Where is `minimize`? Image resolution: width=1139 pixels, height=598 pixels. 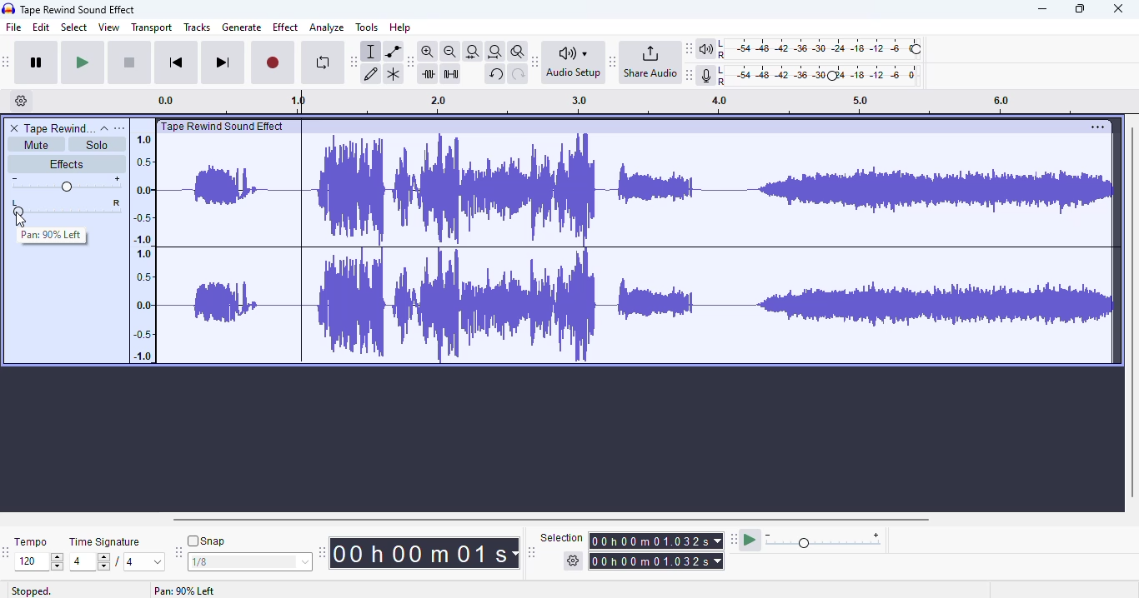
minimize is located at coordinates (1042, 8).